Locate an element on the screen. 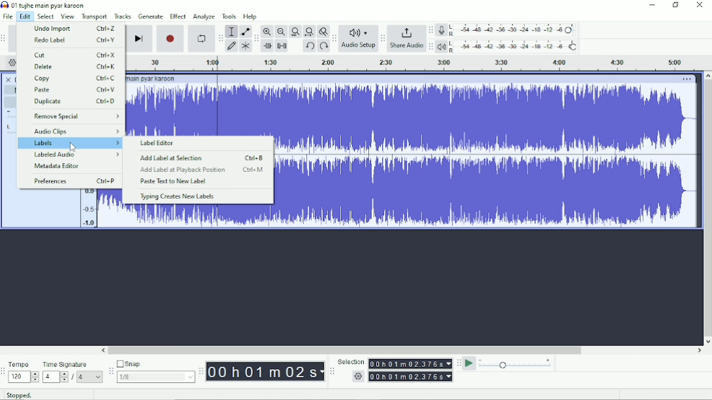 The image size is (712, 400). Transport is located at coordinates (95, 16).